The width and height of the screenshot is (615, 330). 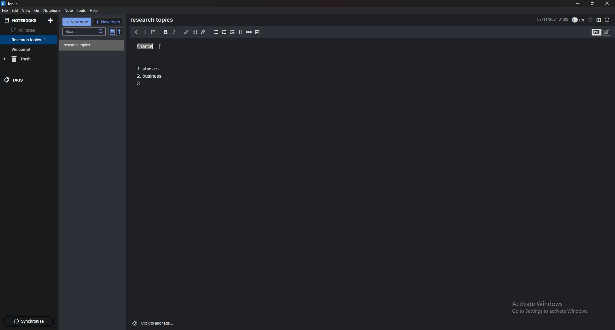 I want to click on notebooks, so click(x=22, y=20).